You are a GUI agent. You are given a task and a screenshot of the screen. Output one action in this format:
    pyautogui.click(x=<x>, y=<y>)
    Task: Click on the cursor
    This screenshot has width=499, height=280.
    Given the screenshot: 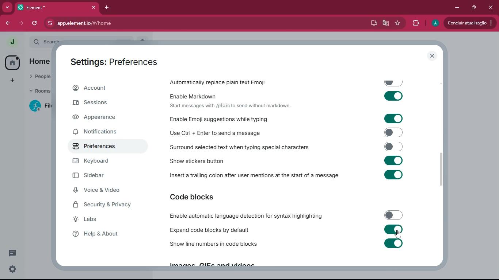 What is the action you would take?
    pyautogui.click(x=397, y=234)
    